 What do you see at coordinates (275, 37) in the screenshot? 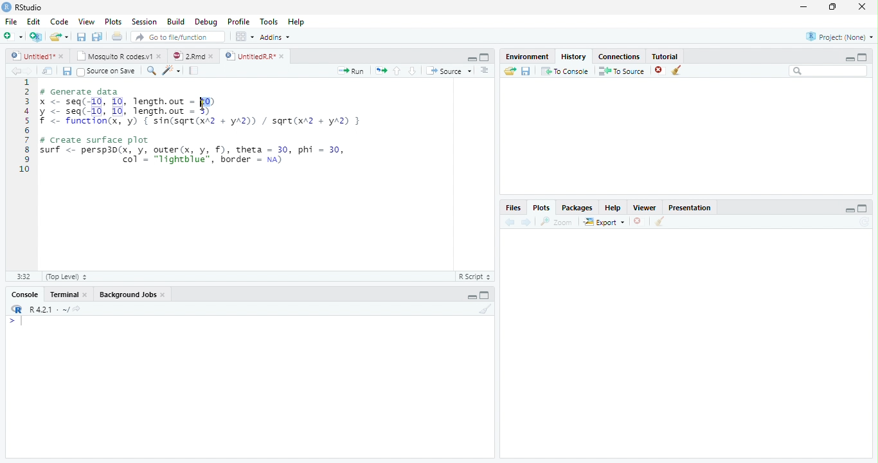
I see `Addins` at bounding box center [275, 37].